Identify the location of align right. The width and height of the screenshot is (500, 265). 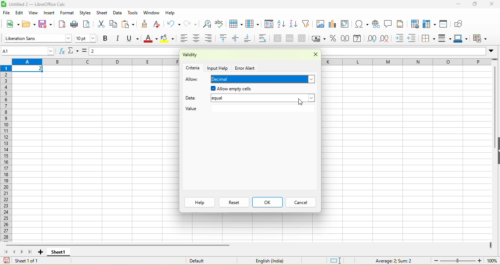
(211, 38).